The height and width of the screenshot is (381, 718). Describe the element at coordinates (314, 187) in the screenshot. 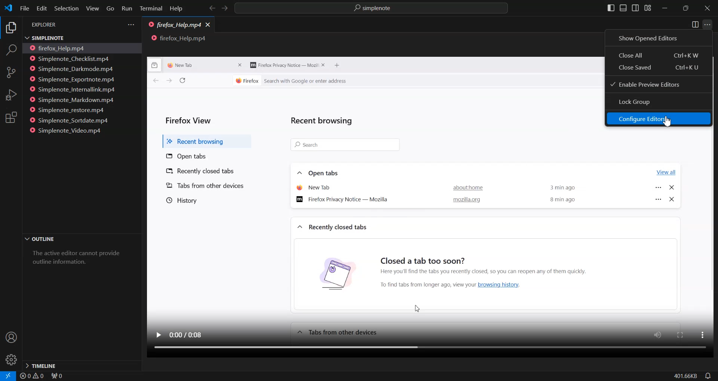

I see `NewT ab` at that location.